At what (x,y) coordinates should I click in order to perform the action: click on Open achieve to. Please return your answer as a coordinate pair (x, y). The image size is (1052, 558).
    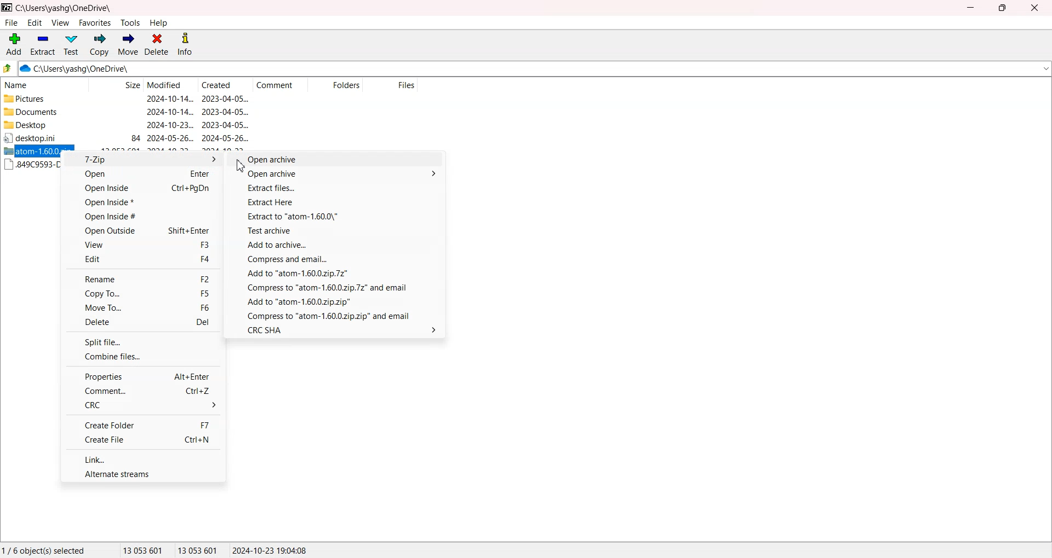
    Looking at the image, I should click on (338, 175).